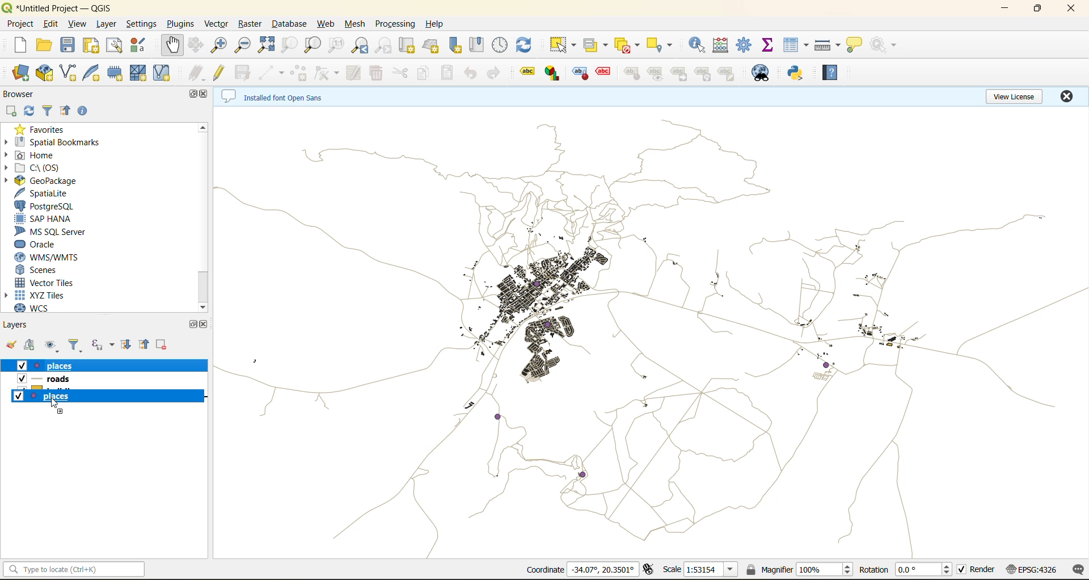  What do you see at coordinates (339, 45) in the screenshot?
I see `zoom native` at bounding box center [339, 45].